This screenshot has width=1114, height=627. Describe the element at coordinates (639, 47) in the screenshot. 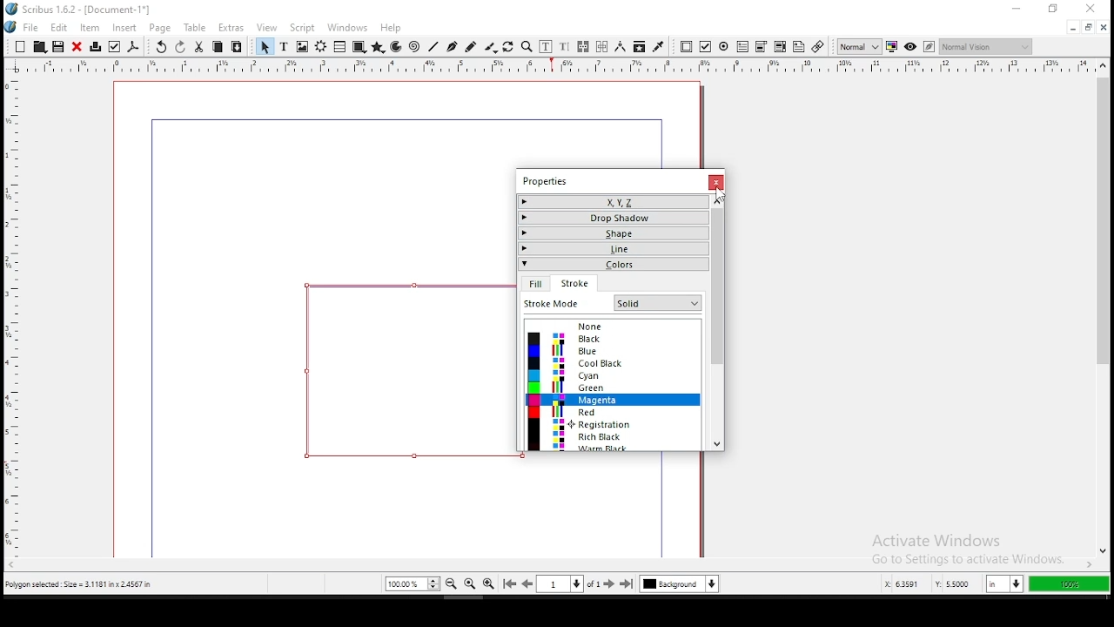

I see `copy item properties` at that location.